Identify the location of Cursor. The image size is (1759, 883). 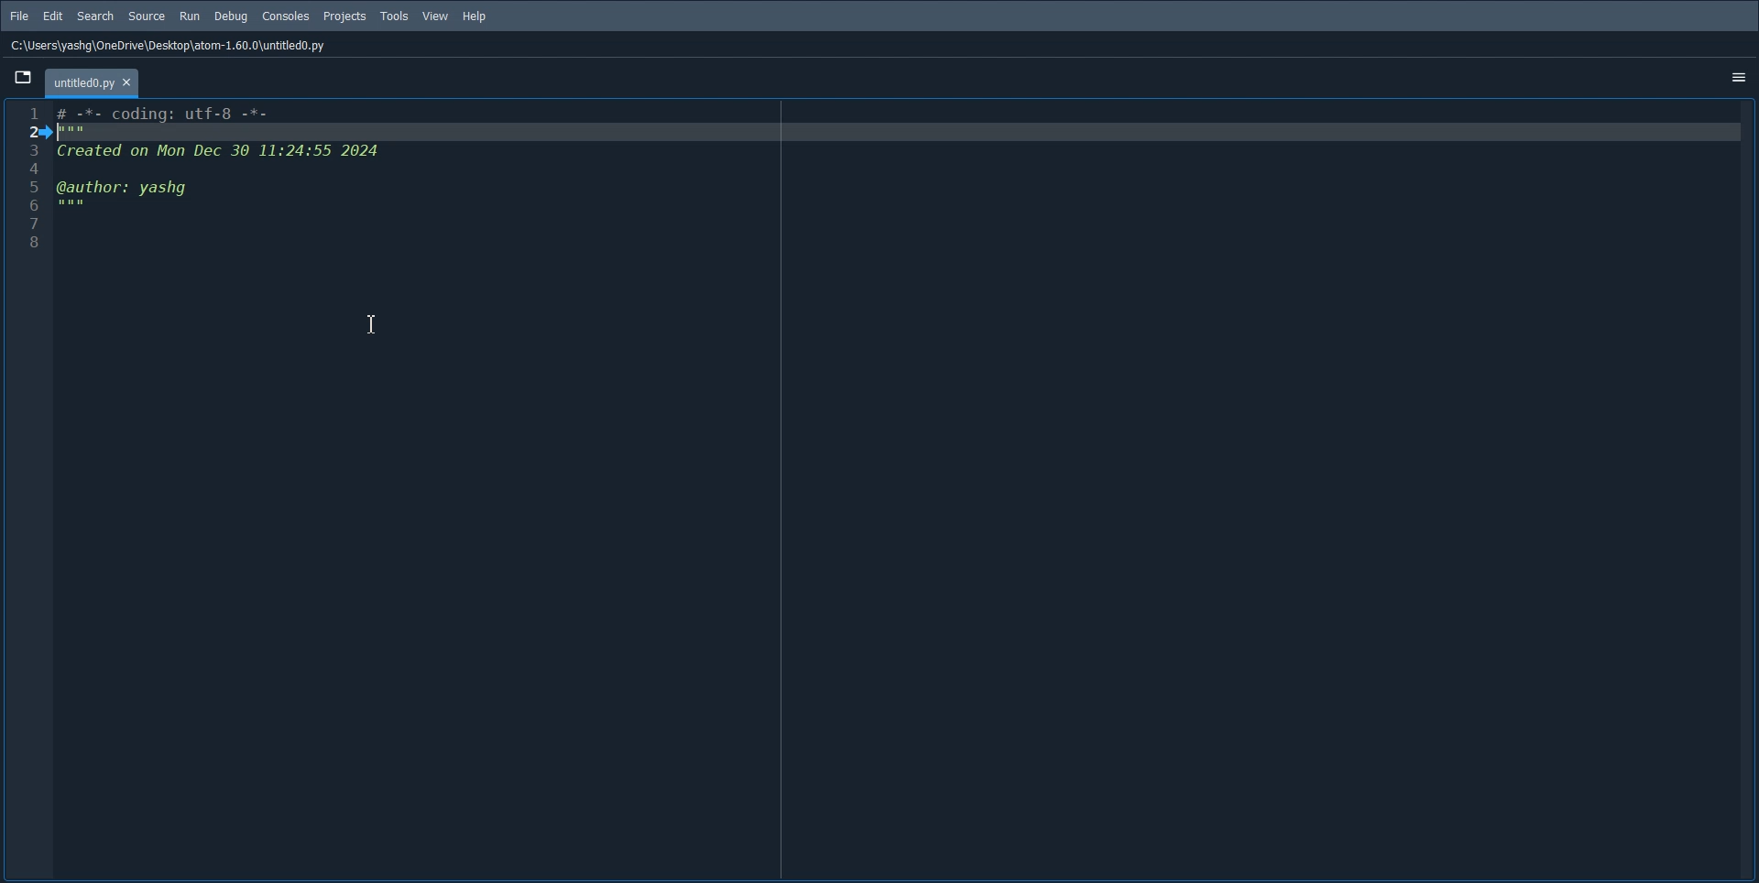
(370, 325).